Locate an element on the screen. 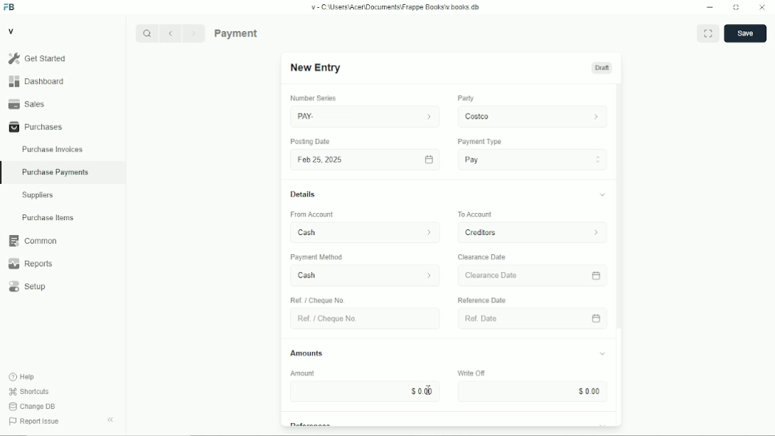 This screenshot has height=436, width=775. Setup is located at coordinates (63, 286).